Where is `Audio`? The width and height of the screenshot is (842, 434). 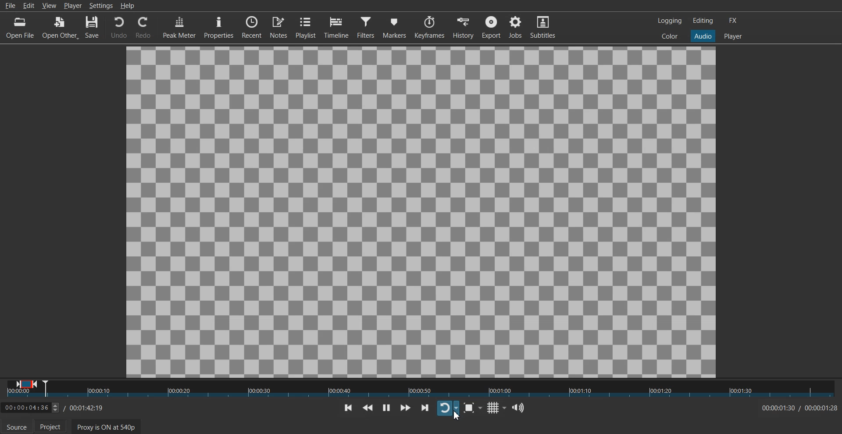
Audio is located at coordinates (703, 36).